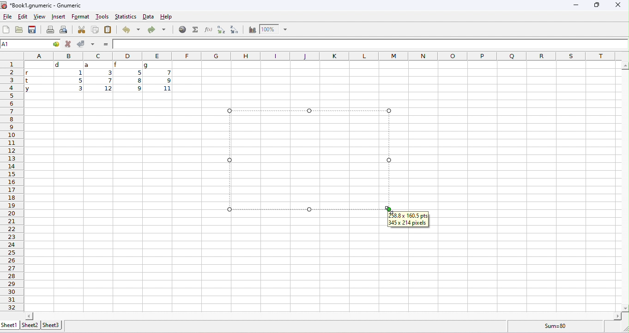 This screenshot has height=333, width=629. What do you see at coordinates (30, 325) in the screenshot?
I see `sheet2` at bounding box center [30, 325].